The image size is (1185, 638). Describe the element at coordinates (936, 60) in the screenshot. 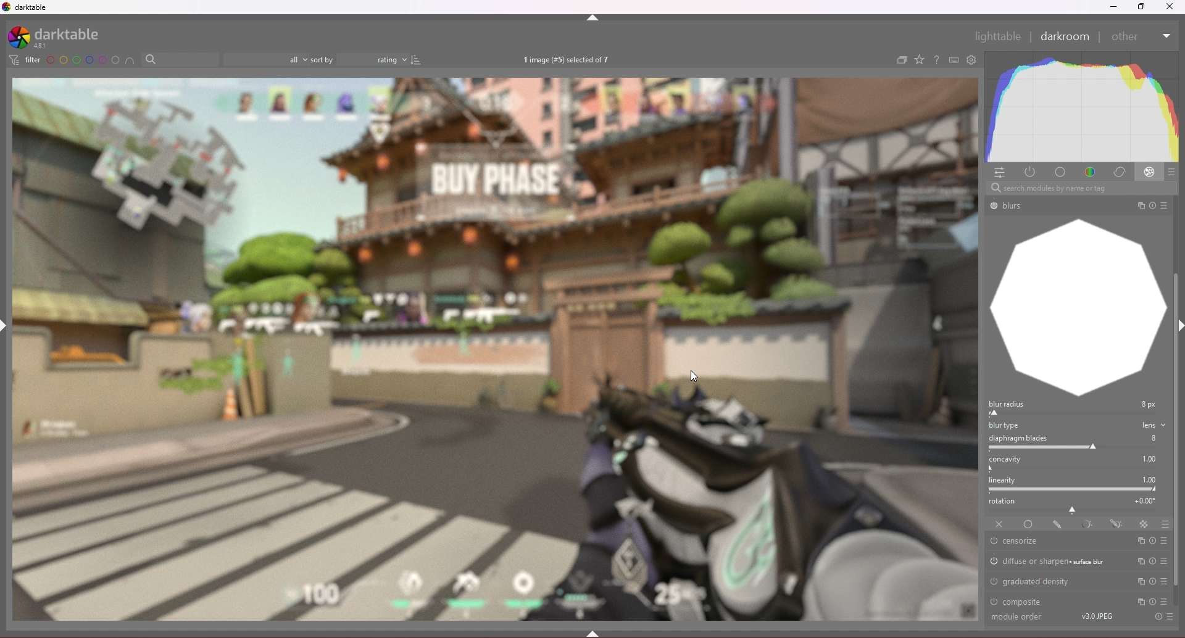

I see `help` at that location.